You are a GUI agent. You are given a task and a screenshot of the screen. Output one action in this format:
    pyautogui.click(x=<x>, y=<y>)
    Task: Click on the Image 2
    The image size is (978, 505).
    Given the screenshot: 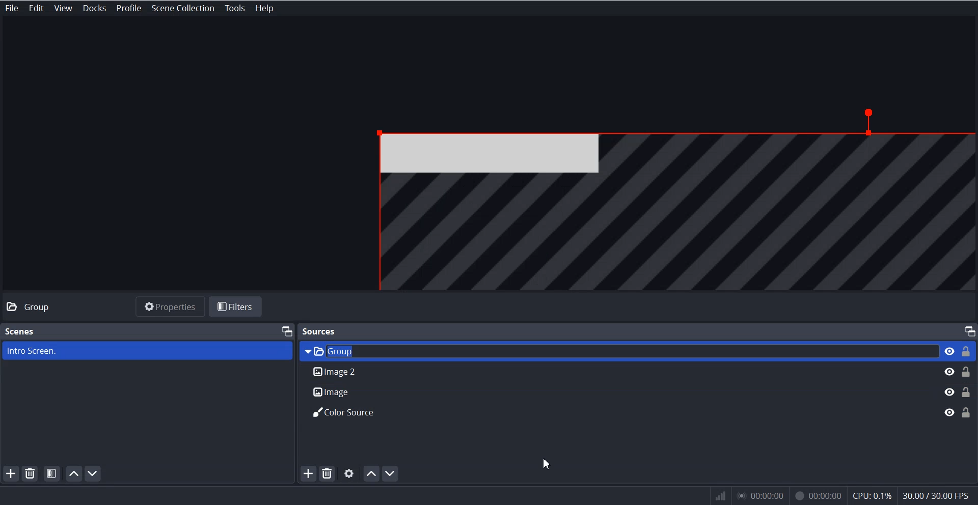 What is the action you would take?
    pyautogui.click(x=616, y=373)
    